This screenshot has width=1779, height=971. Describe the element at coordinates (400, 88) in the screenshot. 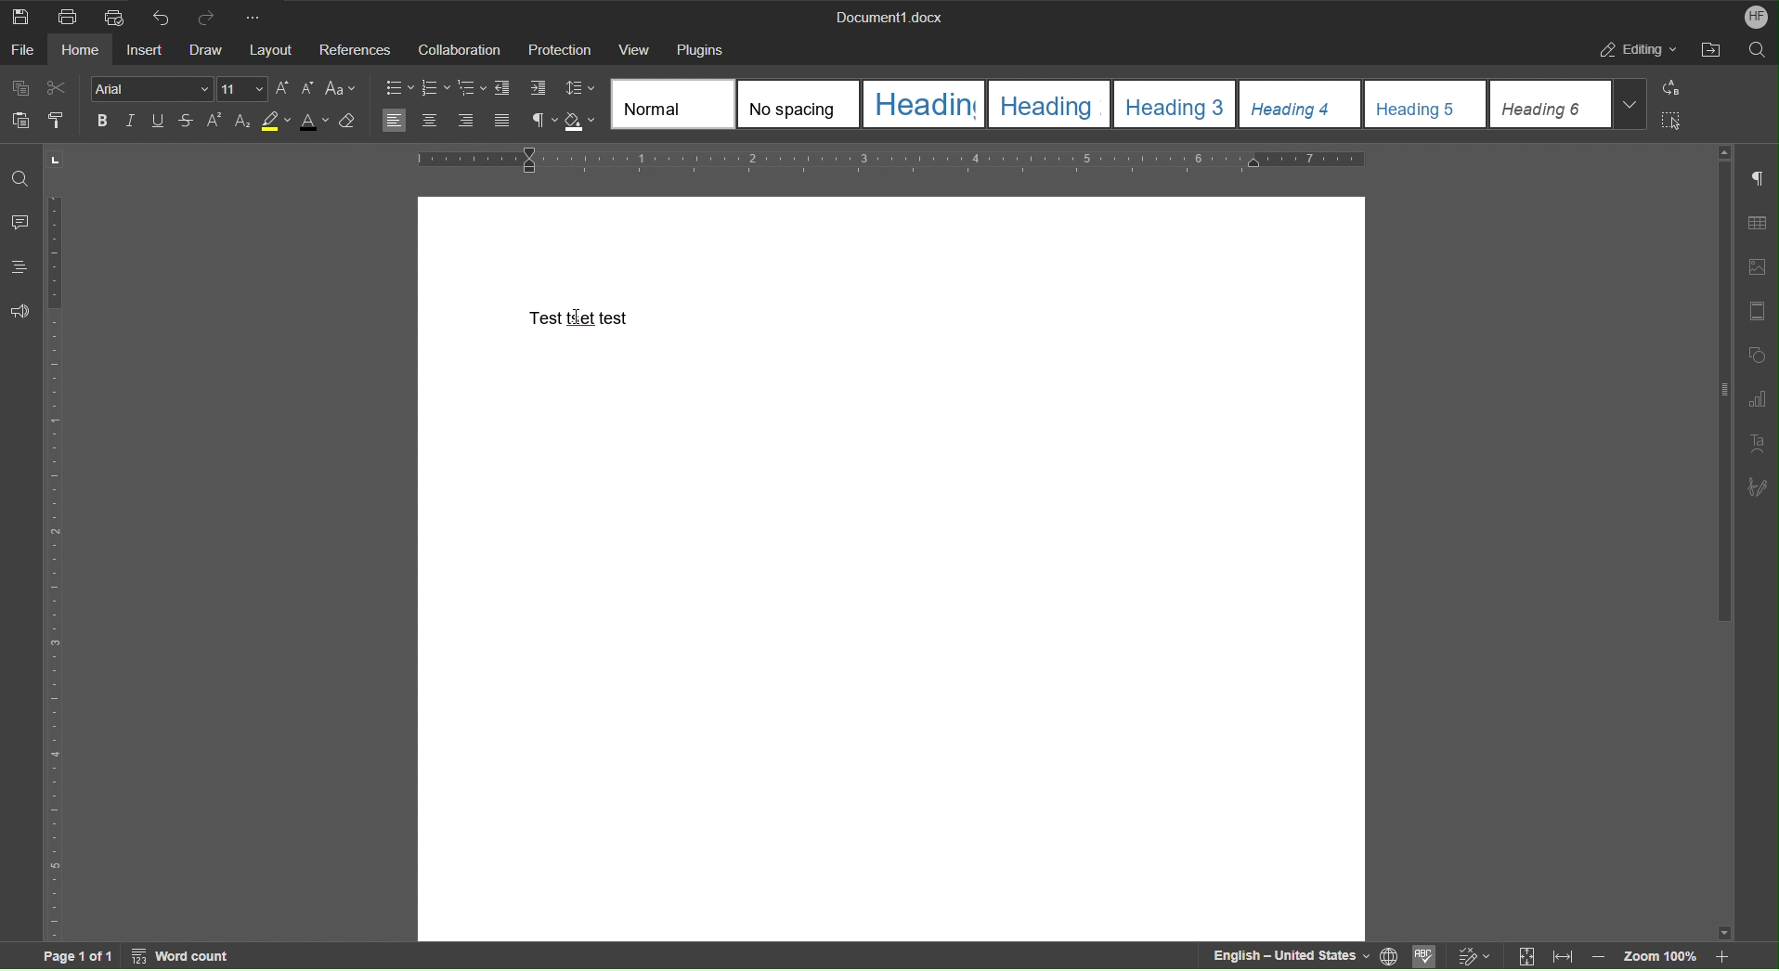

I see `Bullet List` at that location.